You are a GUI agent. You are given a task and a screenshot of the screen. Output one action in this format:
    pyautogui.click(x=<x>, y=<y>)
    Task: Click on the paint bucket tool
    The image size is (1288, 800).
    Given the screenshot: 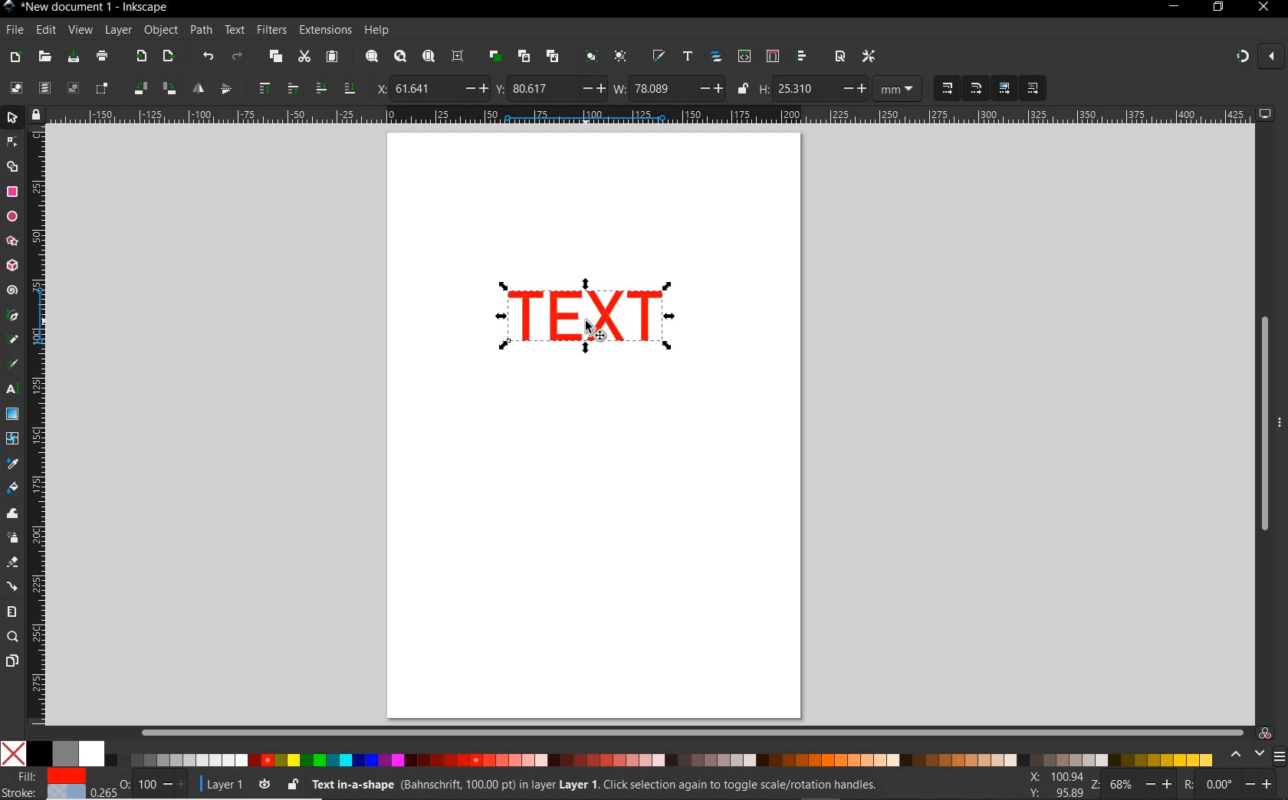 What is the action you would take?
    pyautogui.click(x=13, y=488)
    